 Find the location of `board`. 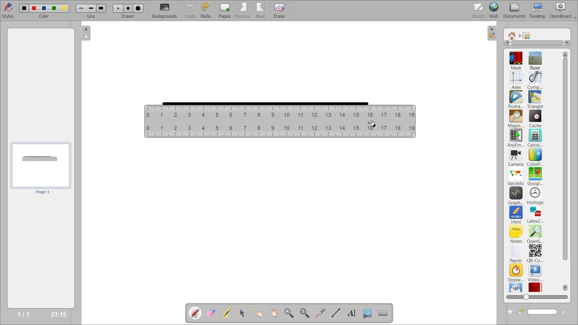

board is located at coordinates (480, 10).